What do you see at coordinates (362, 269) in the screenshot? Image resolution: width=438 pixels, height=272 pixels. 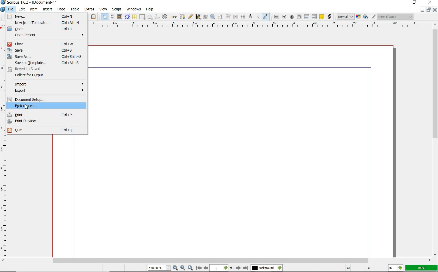 I see `coordinates` at bounding box center [362, 269].